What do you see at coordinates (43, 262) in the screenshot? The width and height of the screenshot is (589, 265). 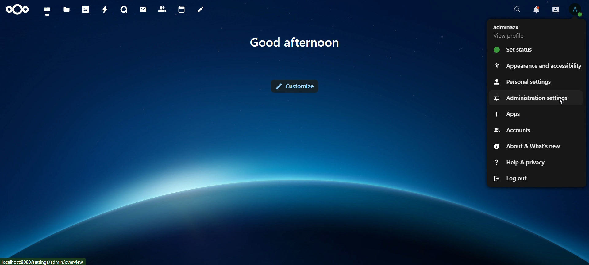 I see `Url` at bounding box center [43, 262].